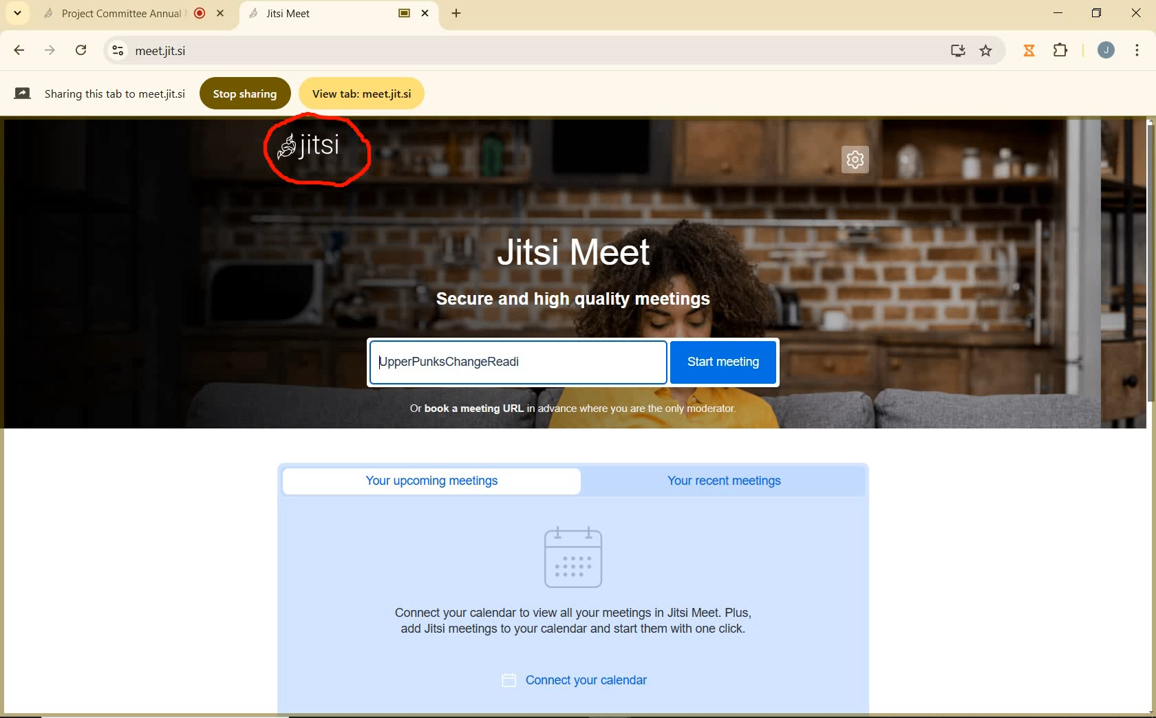  I want to click on SHARING THIS TAB TO MEET.JIT.SI, so click(99, 93).